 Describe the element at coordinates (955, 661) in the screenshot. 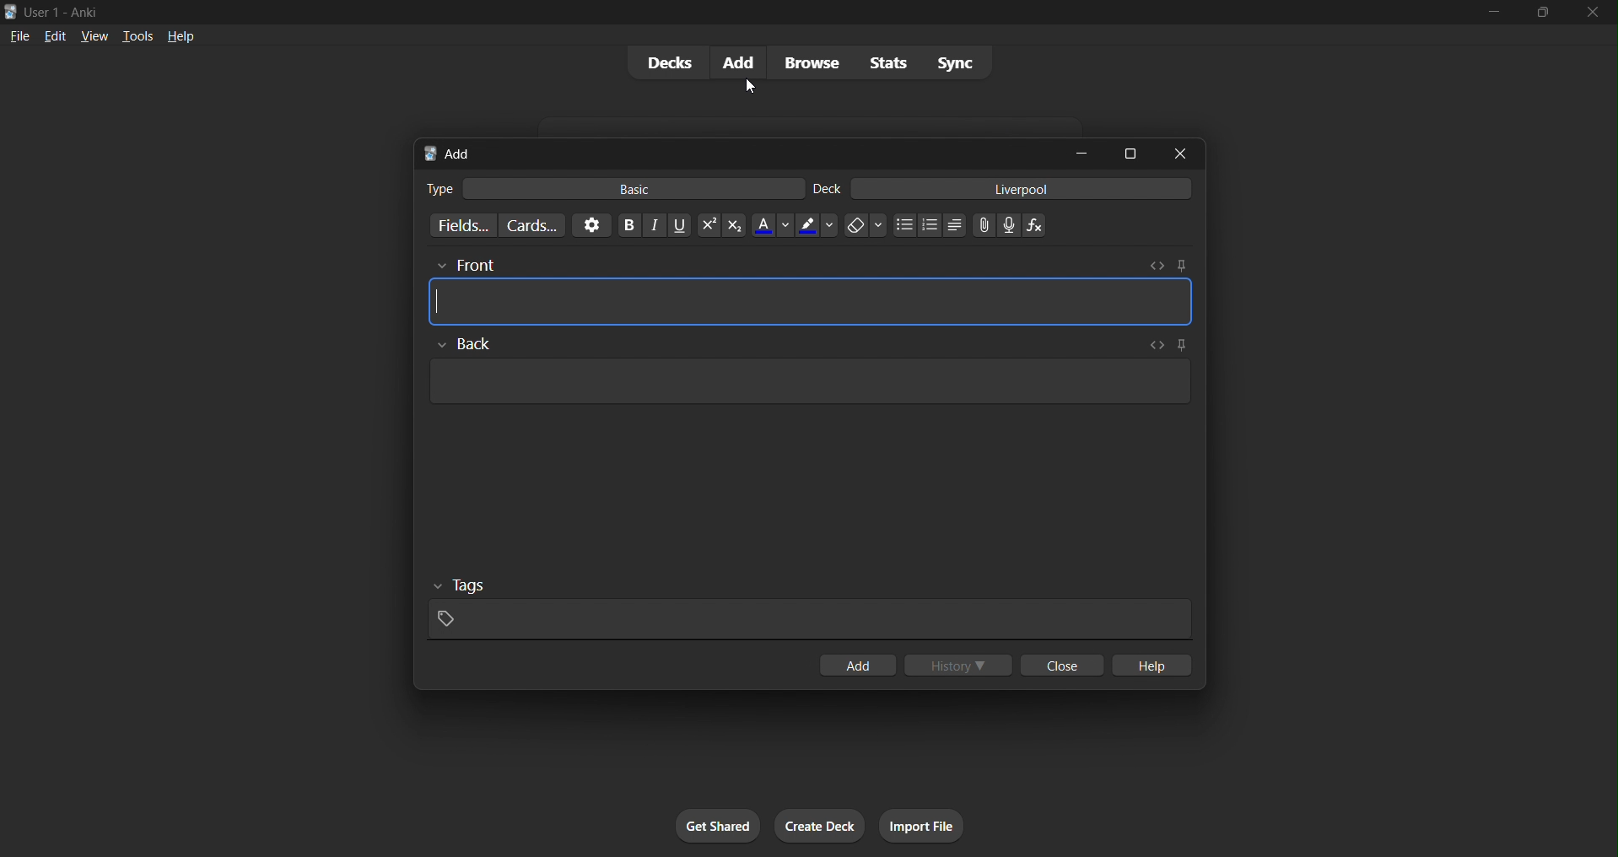

I see `history` at that location.